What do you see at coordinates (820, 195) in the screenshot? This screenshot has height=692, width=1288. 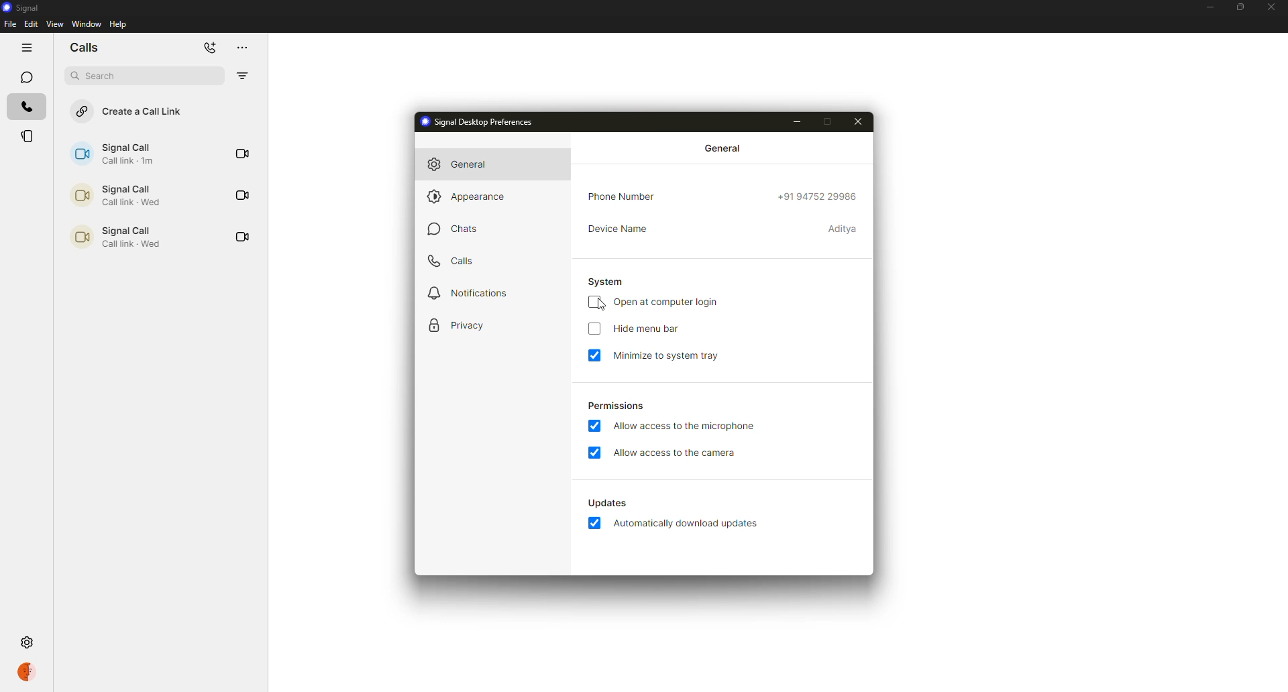 I see `phone number` at bounding box center [820, 195].